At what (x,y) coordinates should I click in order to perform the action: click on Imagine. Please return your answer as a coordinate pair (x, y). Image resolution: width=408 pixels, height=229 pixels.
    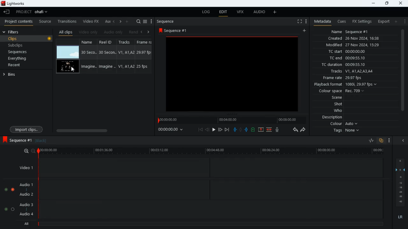
    Looking at the image, I should click on (90, 66).